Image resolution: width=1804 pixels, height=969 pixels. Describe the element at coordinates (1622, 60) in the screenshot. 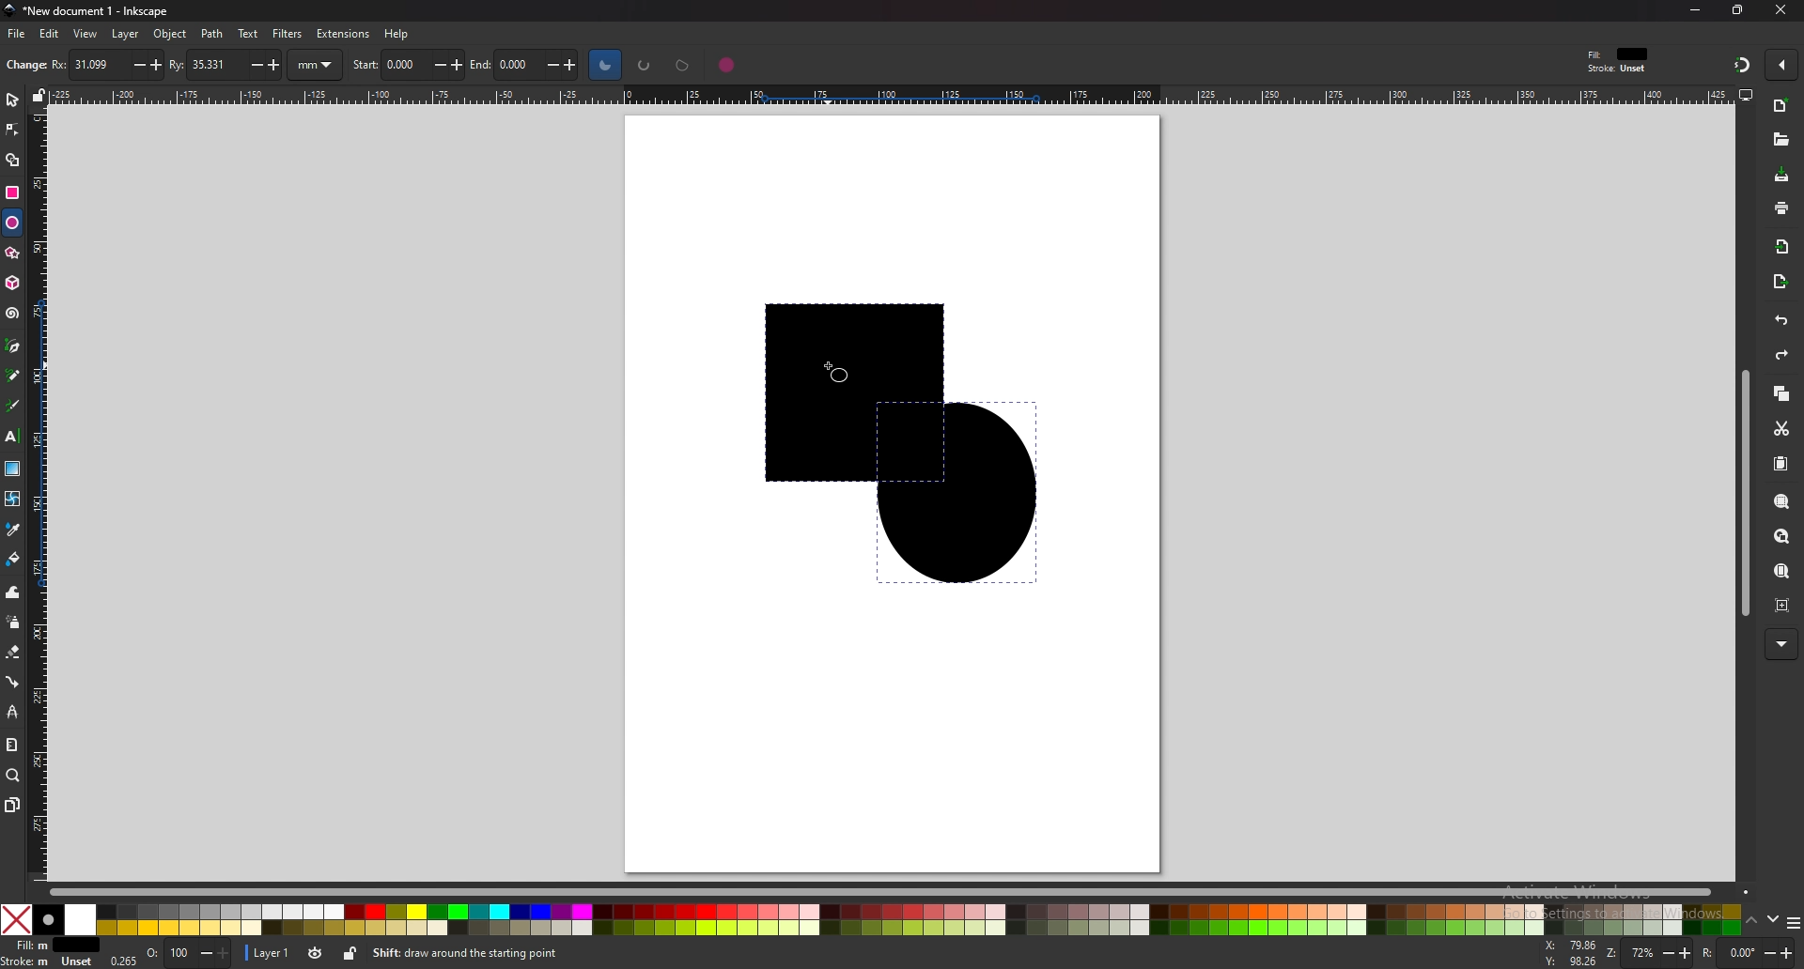

I see `style` at that location.